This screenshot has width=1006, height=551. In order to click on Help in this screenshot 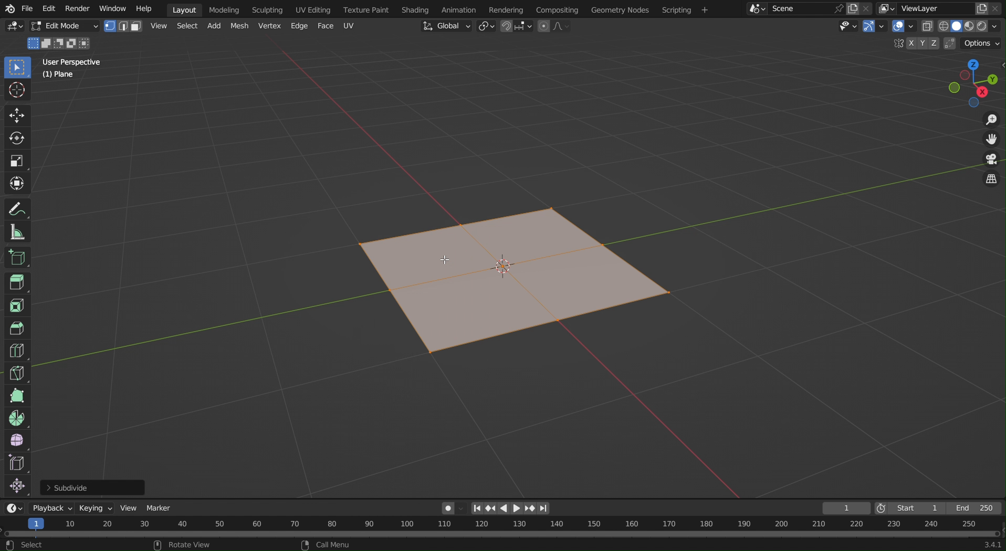, I will do `click(143, 8)`.